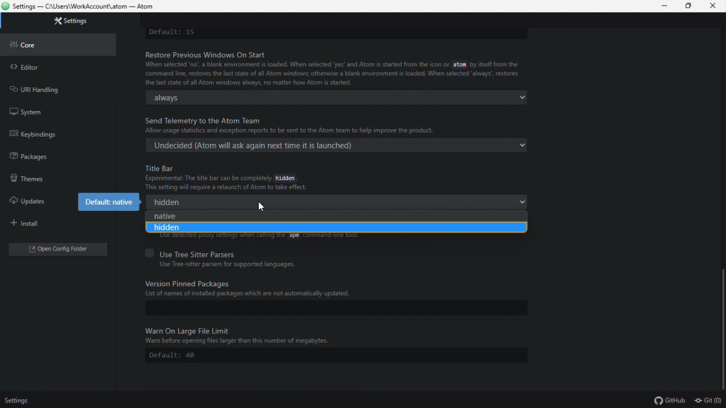  Describe the element at coordinates (337, 146) in the screenshot. I see `Undecided (Atom will ask again next time it is launched)` at that location.